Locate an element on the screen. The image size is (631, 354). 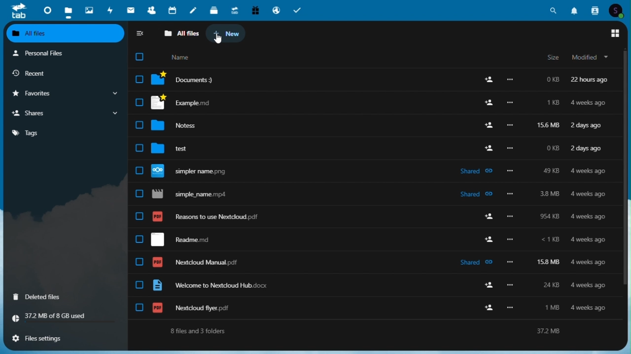
more options is located at coordinates (510, 126).